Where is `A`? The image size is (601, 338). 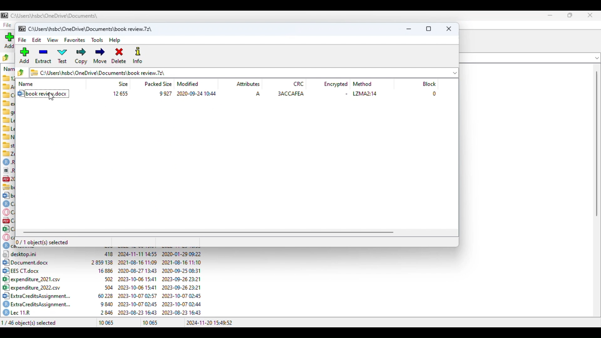
A is located at coordinates (258, 94).